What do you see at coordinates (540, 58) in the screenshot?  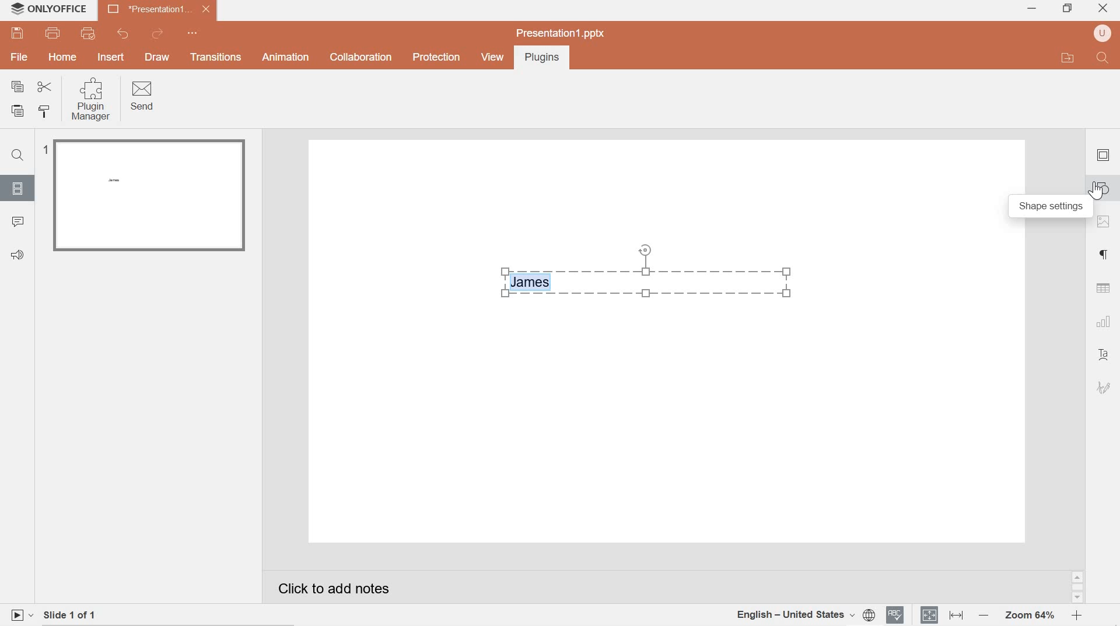 I see `Plugins` at bounding box center [540, 58].